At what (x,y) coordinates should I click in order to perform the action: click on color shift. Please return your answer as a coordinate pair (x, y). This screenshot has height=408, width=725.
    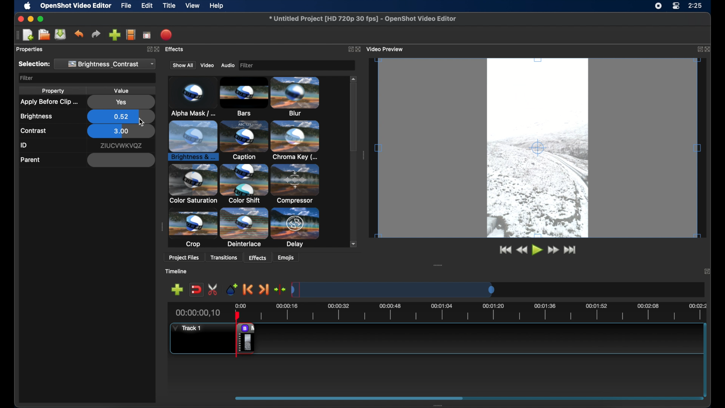
    Looking at the image, I should click on (298, 141).